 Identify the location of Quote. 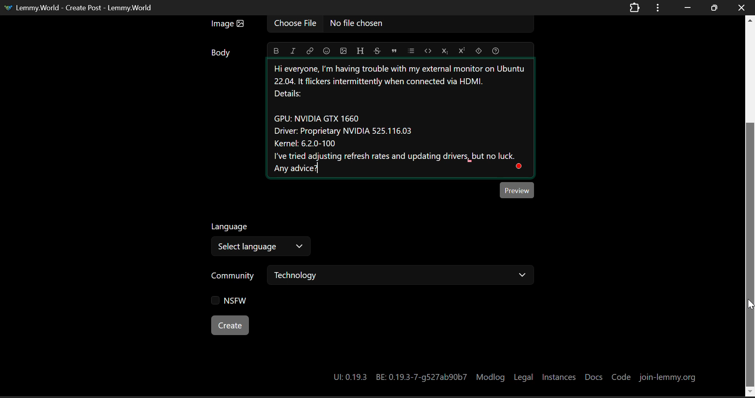
(394, 51).